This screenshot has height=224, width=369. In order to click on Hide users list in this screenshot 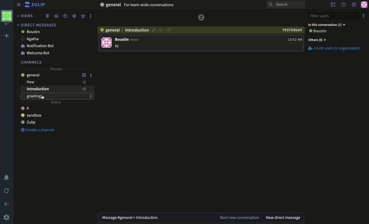, I will do `click(334, 5)`.